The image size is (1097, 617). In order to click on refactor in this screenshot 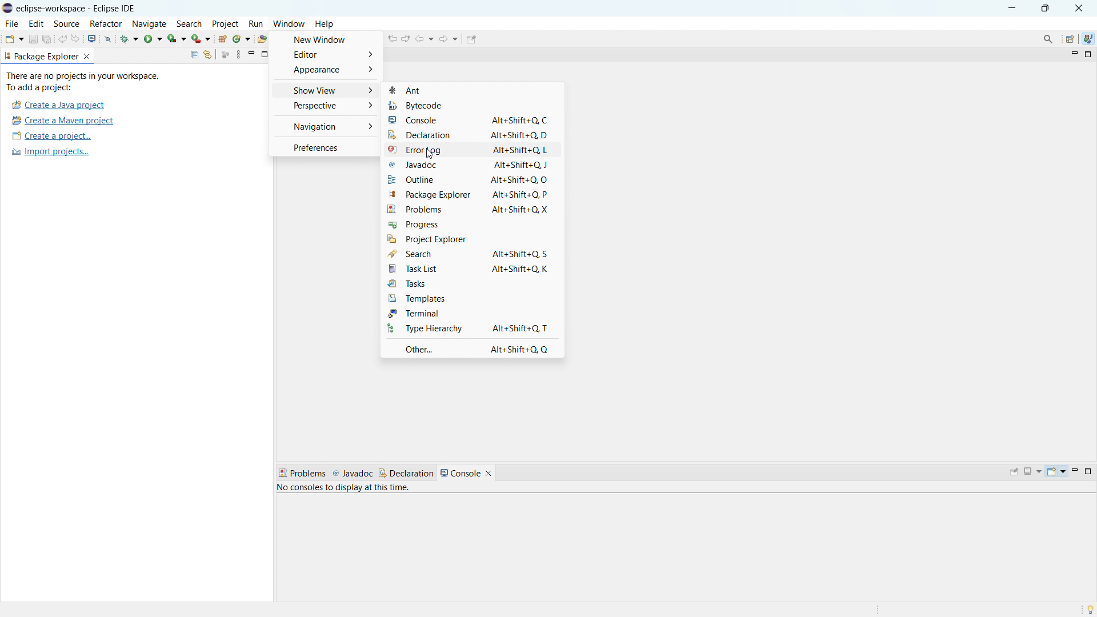, I will do `click(106, 23)`.